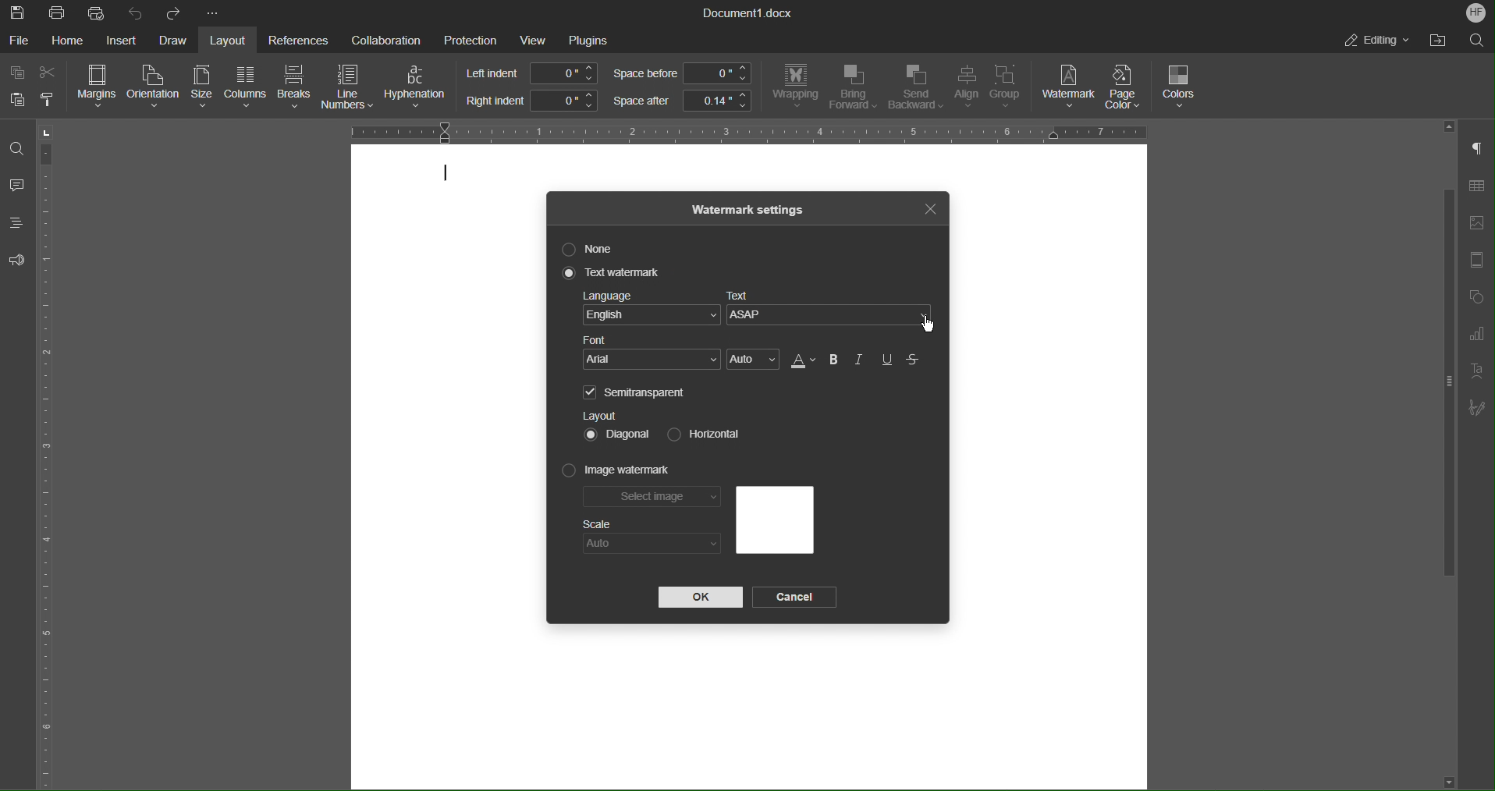 The height and width of the screenshot is (791, 1495). What do you see at coordinates (1376, 40) in the screenshot?
I see `Editing` at bounding box center [1376, 40].